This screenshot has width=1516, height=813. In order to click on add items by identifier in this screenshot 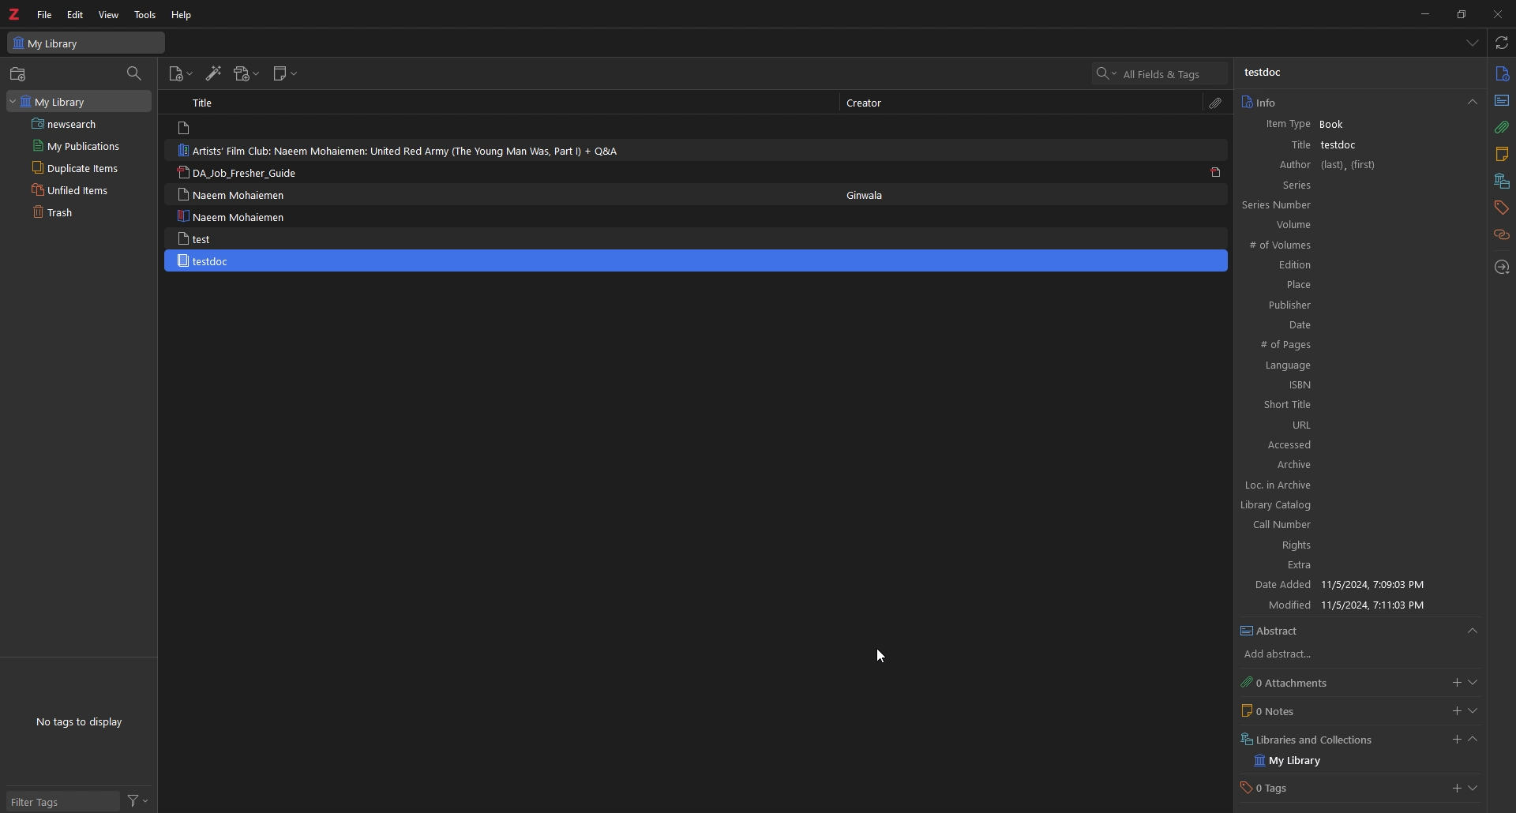, I will do `click(212, 74)`.